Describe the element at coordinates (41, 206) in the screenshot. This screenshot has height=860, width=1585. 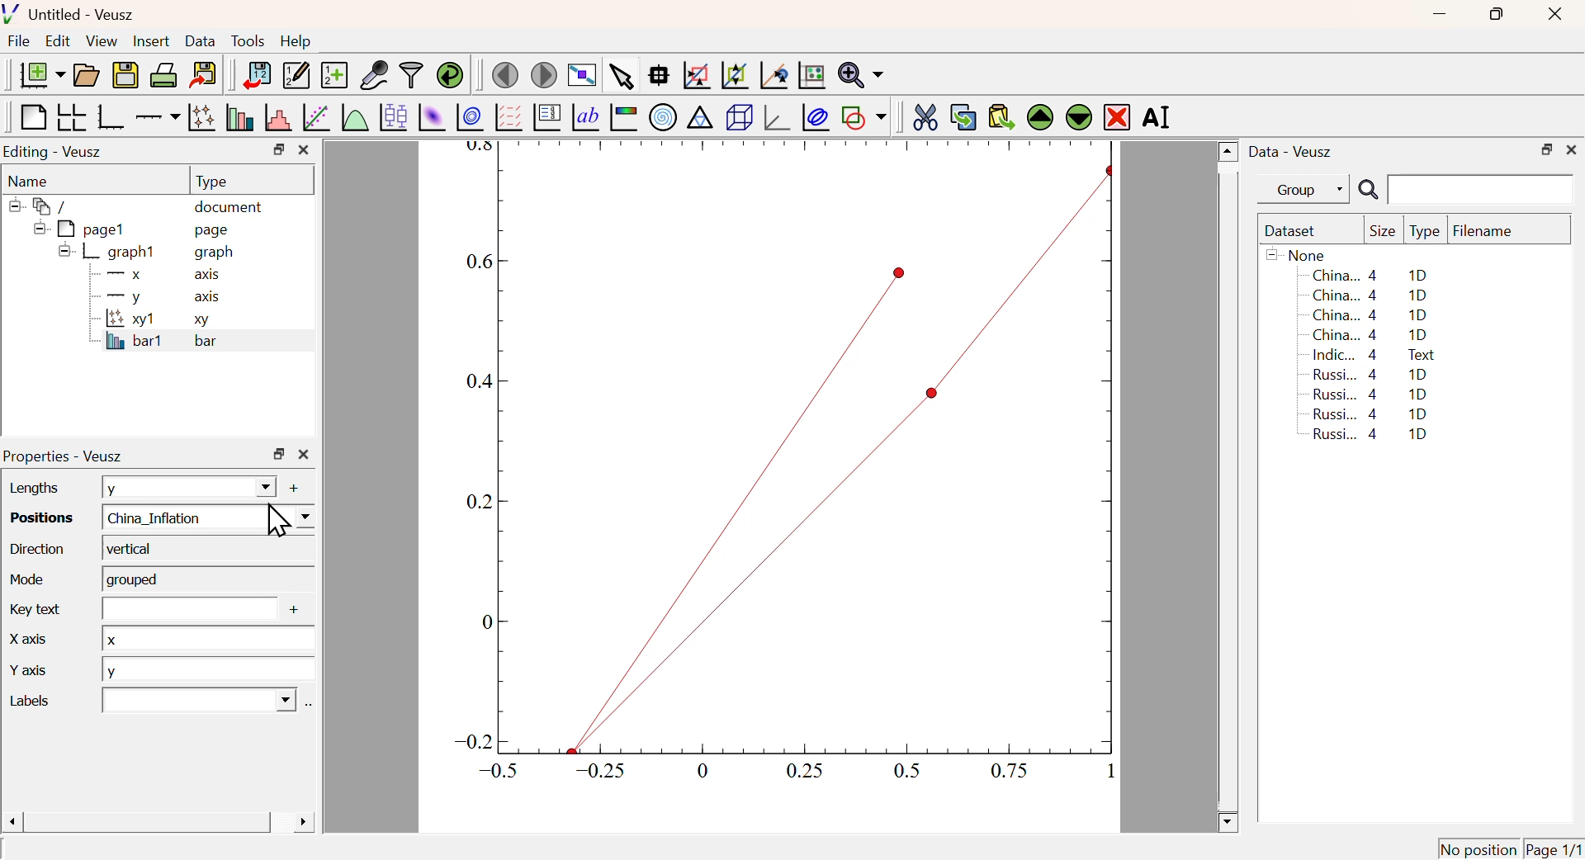
I see `/` at that location.